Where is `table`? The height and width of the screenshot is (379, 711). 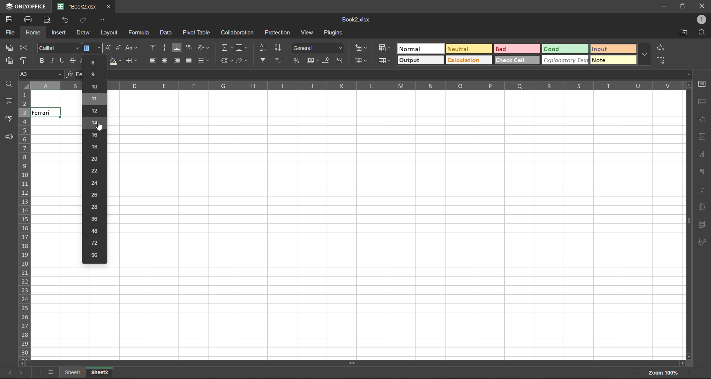
table is located at coordinates (704, 101).